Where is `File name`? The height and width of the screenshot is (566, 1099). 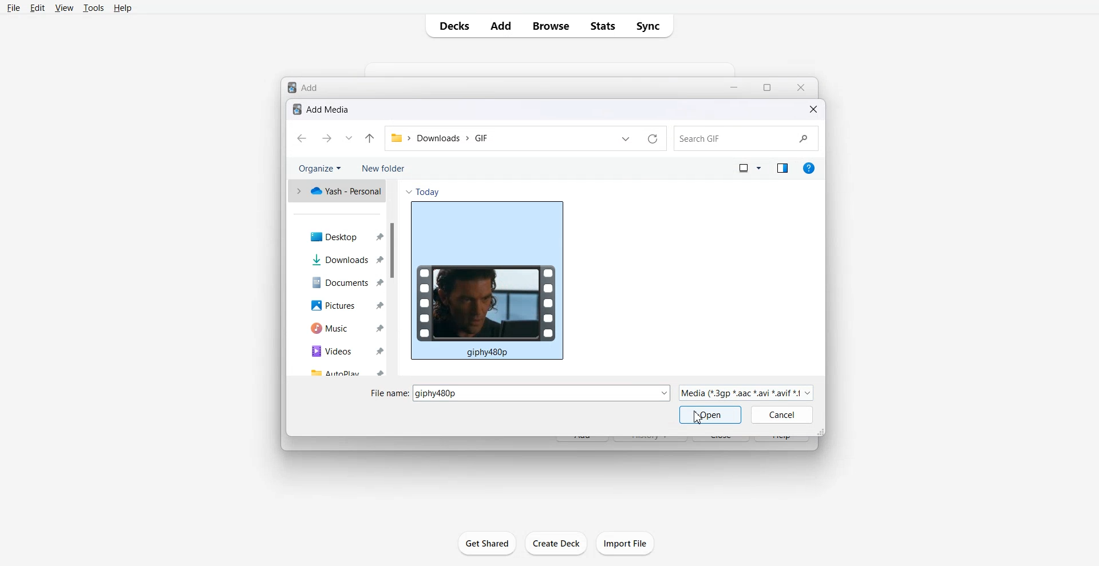 File name is located at coordinates (390, 393).